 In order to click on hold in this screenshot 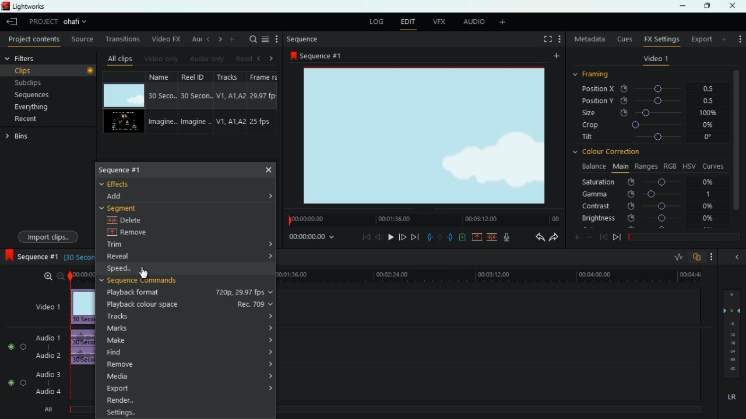, I will do `click(439, 236)`.